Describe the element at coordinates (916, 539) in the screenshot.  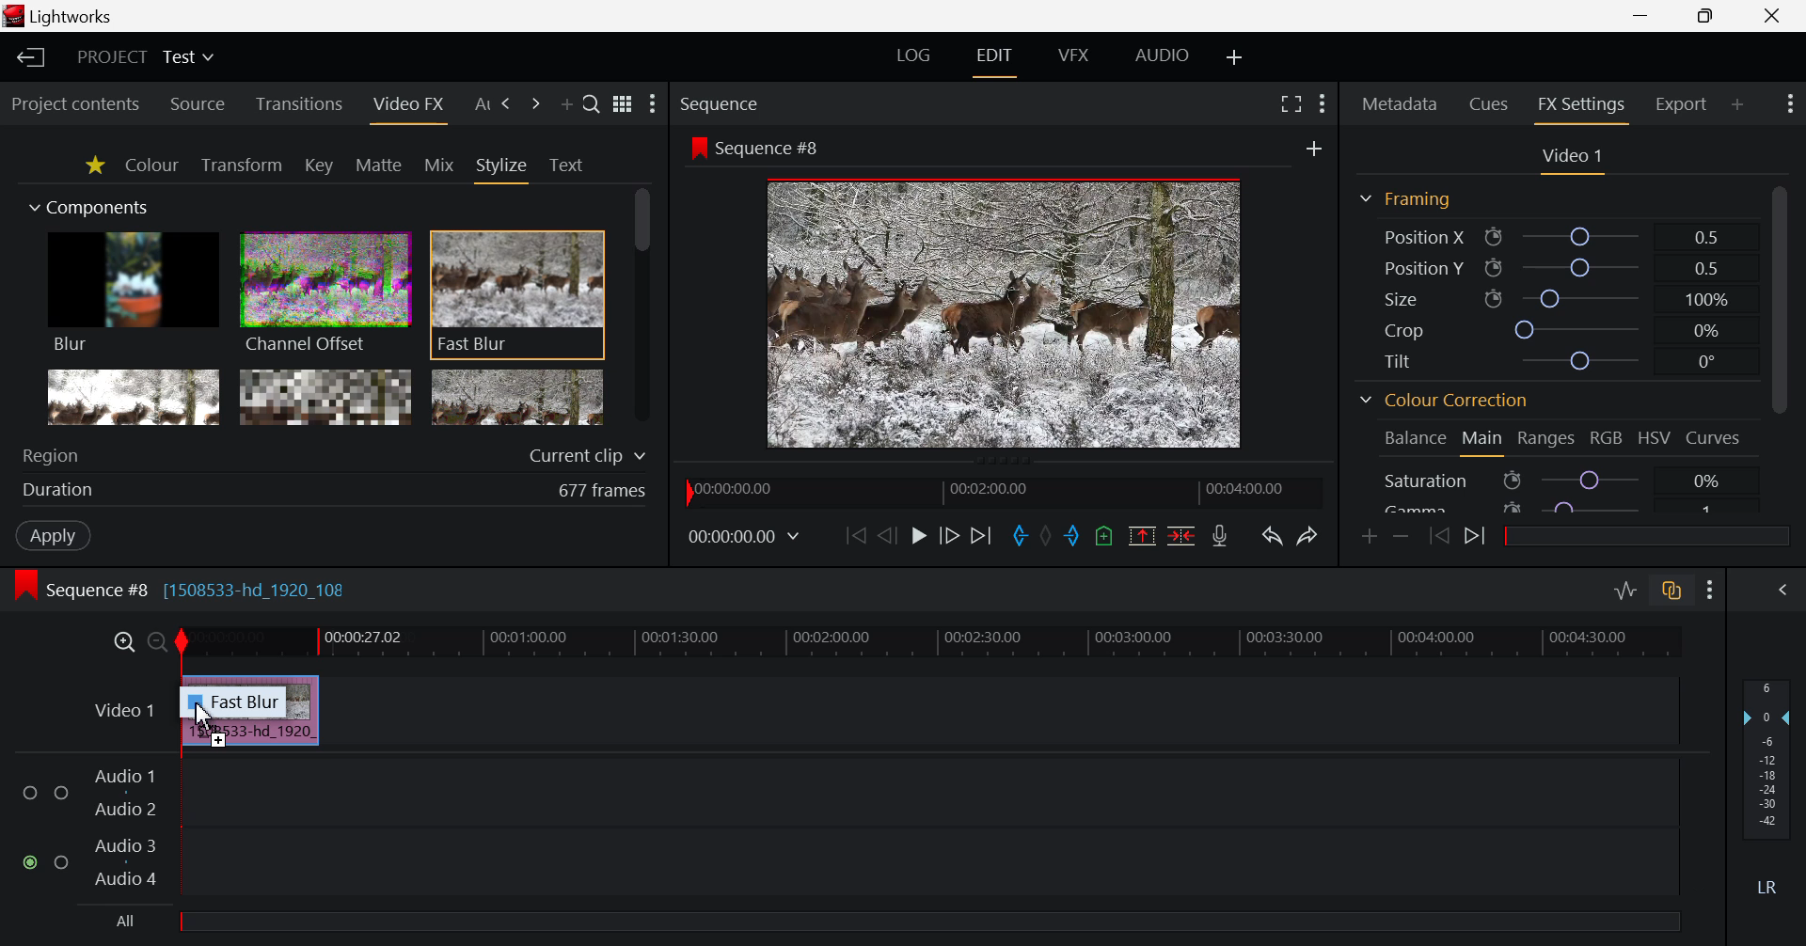
I see `Play` at that location.